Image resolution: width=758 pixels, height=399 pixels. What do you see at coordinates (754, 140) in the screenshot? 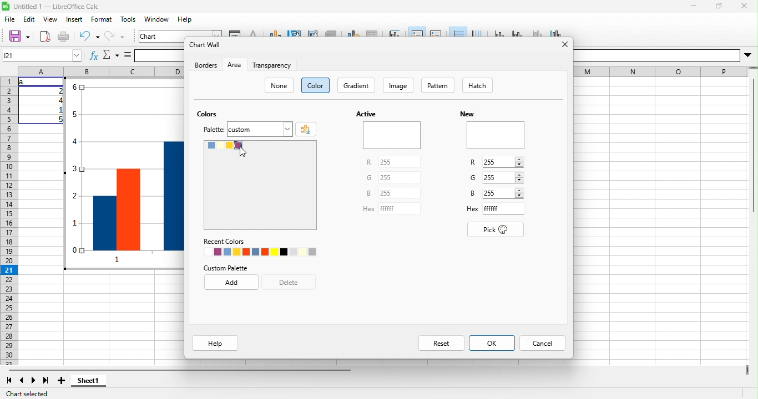
I see `Vertical slide bar` at bounding box center [754, 140].